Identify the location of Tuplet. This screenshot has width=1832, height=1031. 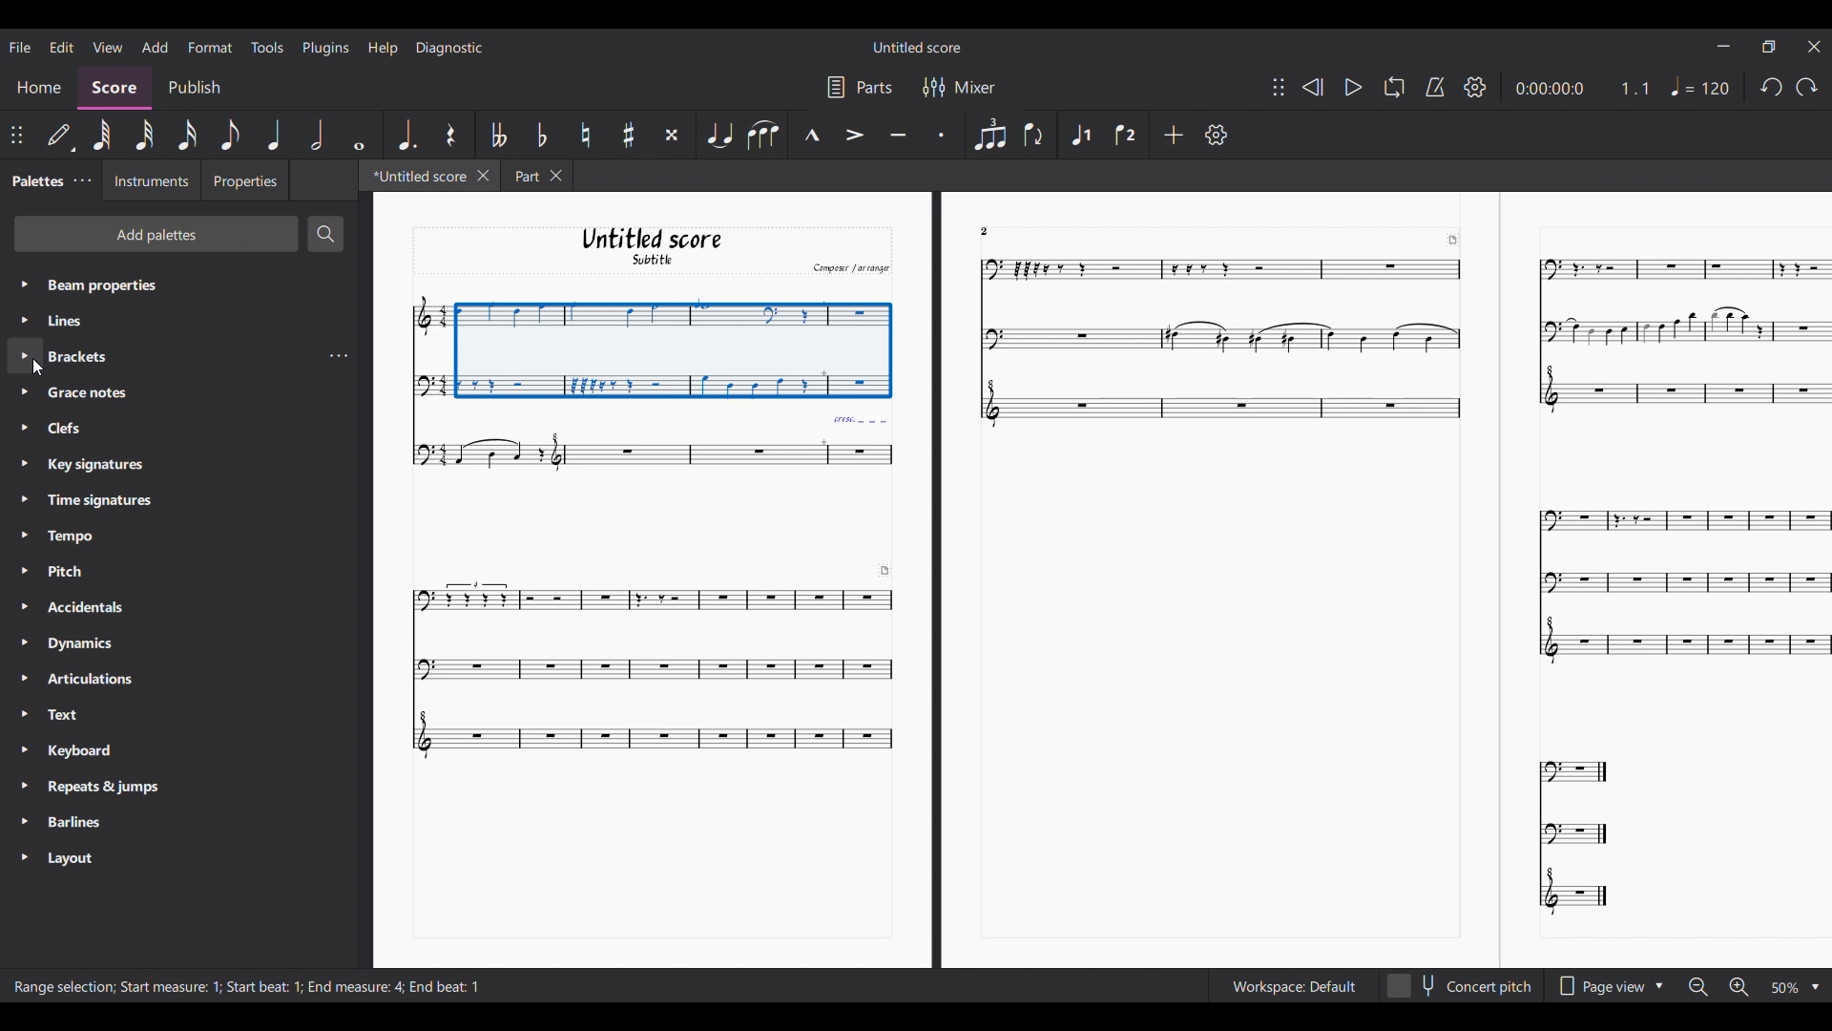
(989, 134).